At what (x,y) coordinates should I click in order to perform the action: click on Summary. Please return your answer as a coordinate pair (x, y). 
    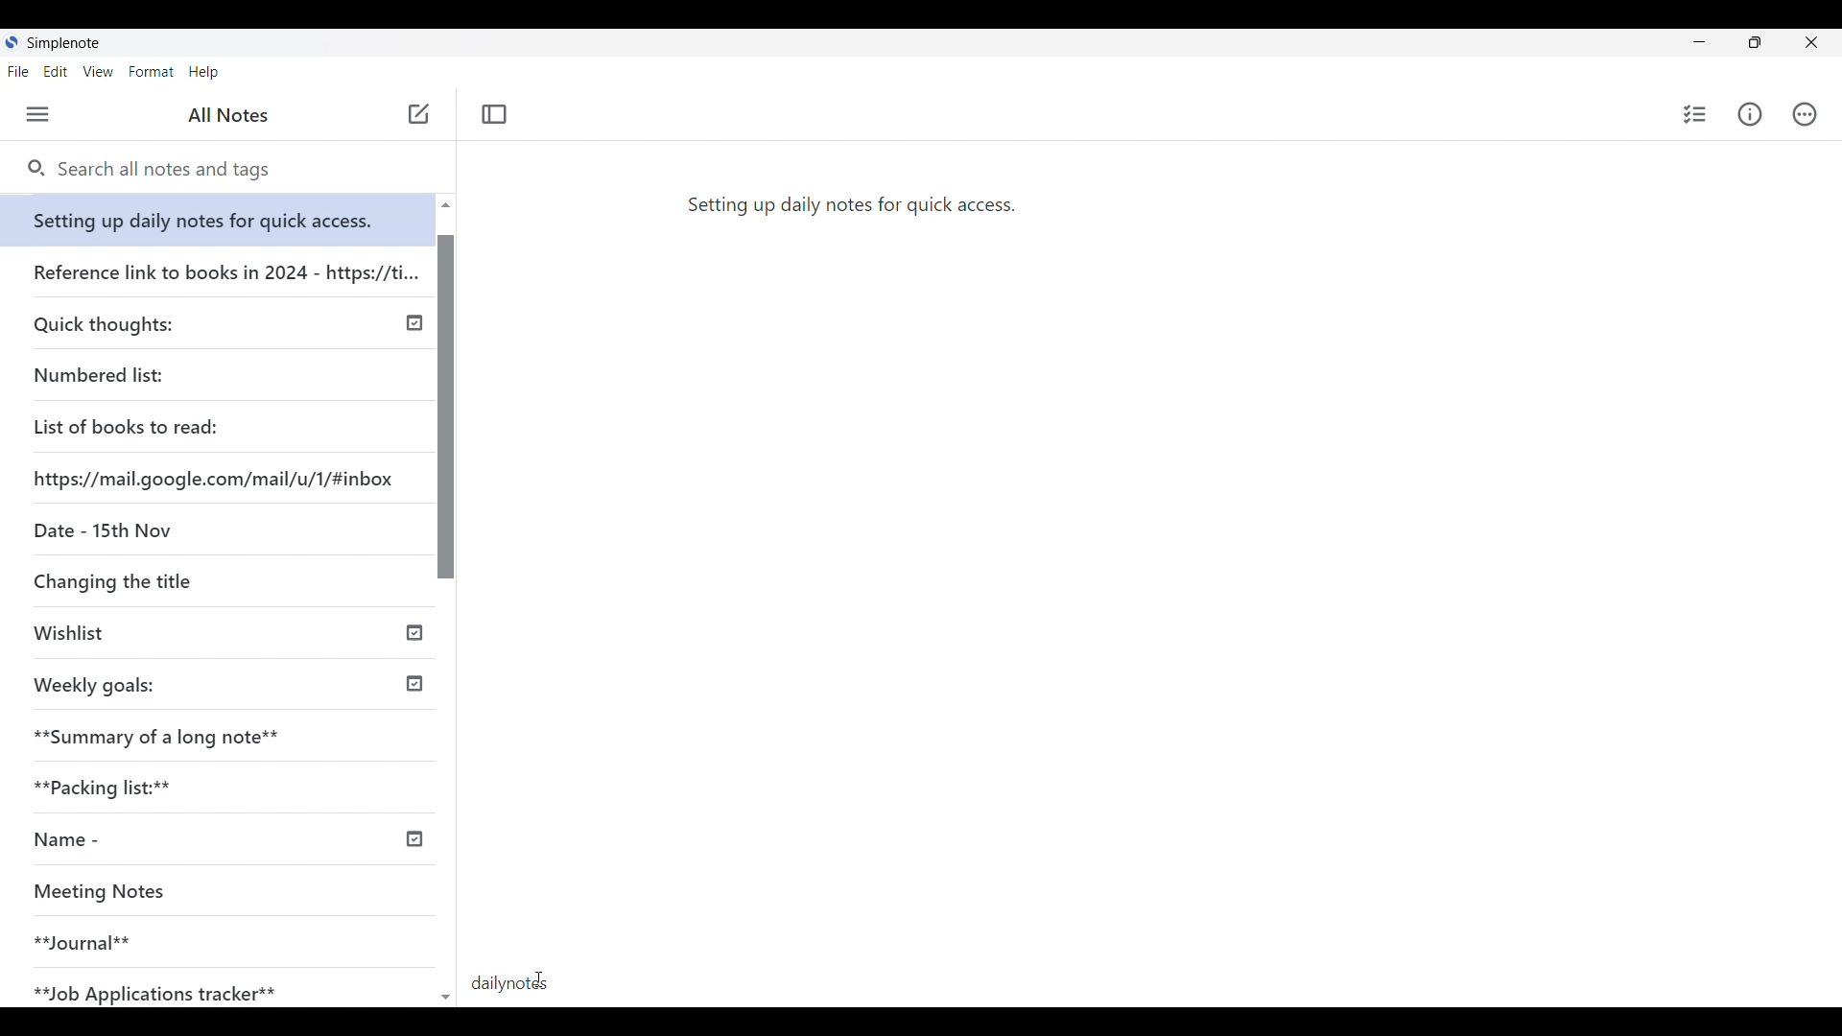
    Looking at the image, I should click on (229, 731).